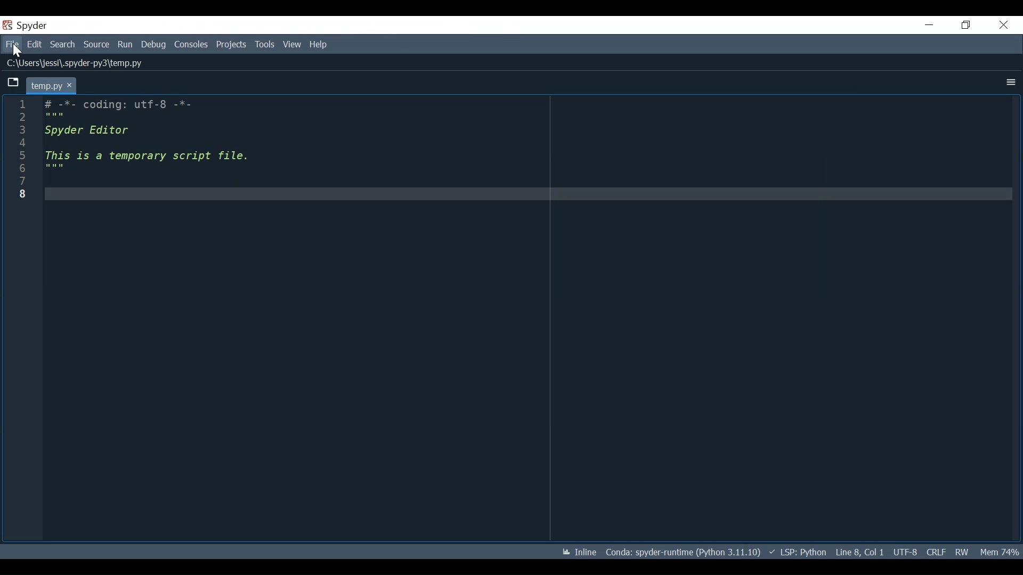 This screenshot has width=1023, height=575. I want to click on More Options, so click(1010, 84).